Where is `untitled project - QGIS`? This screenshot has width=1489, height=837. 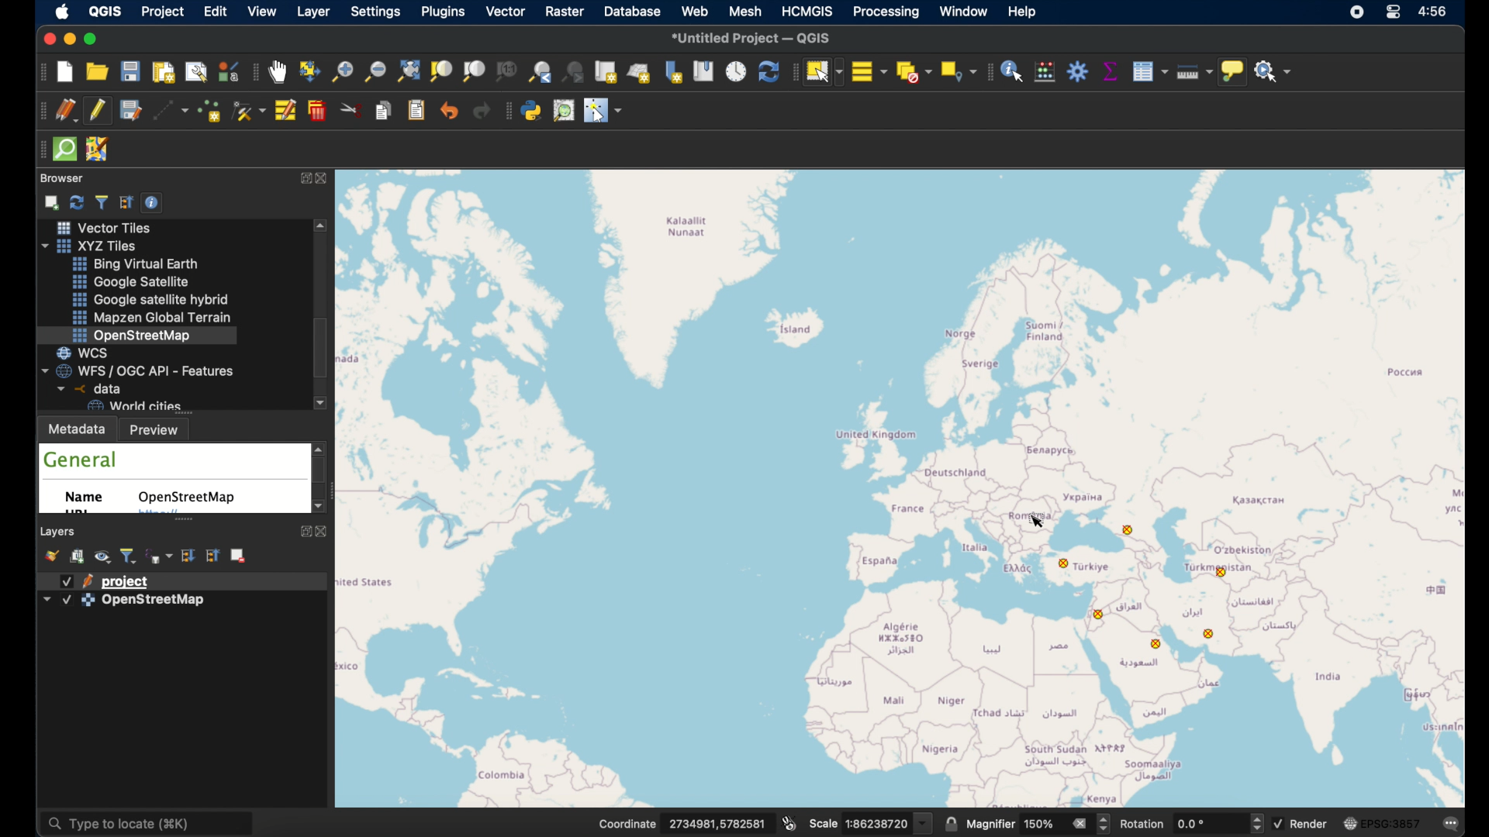
untitled project - QGIS is located at coordinates (751, 36).